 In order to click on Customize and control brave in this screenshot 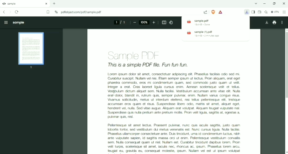, I will do `click(284, 12)`.